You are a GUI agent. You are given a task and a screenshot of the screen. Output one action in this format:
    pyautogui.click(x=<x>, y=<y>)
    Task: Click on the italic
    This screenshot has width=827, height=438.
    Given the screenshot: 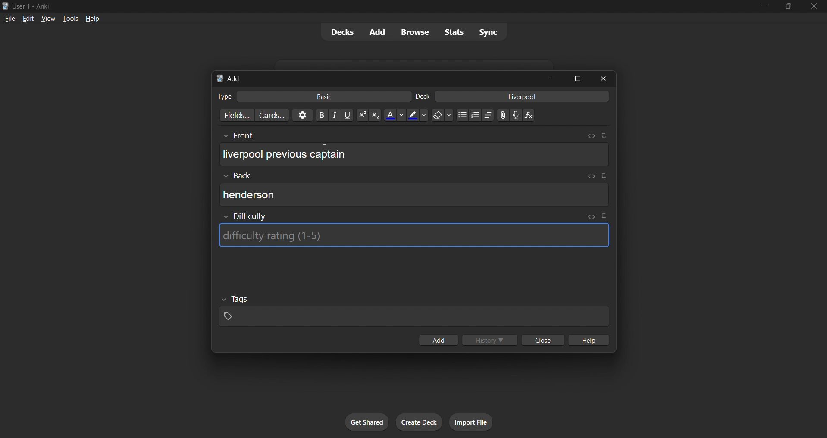 What is the action you would take?
    pyautogui.click(x=335, y=116)
    